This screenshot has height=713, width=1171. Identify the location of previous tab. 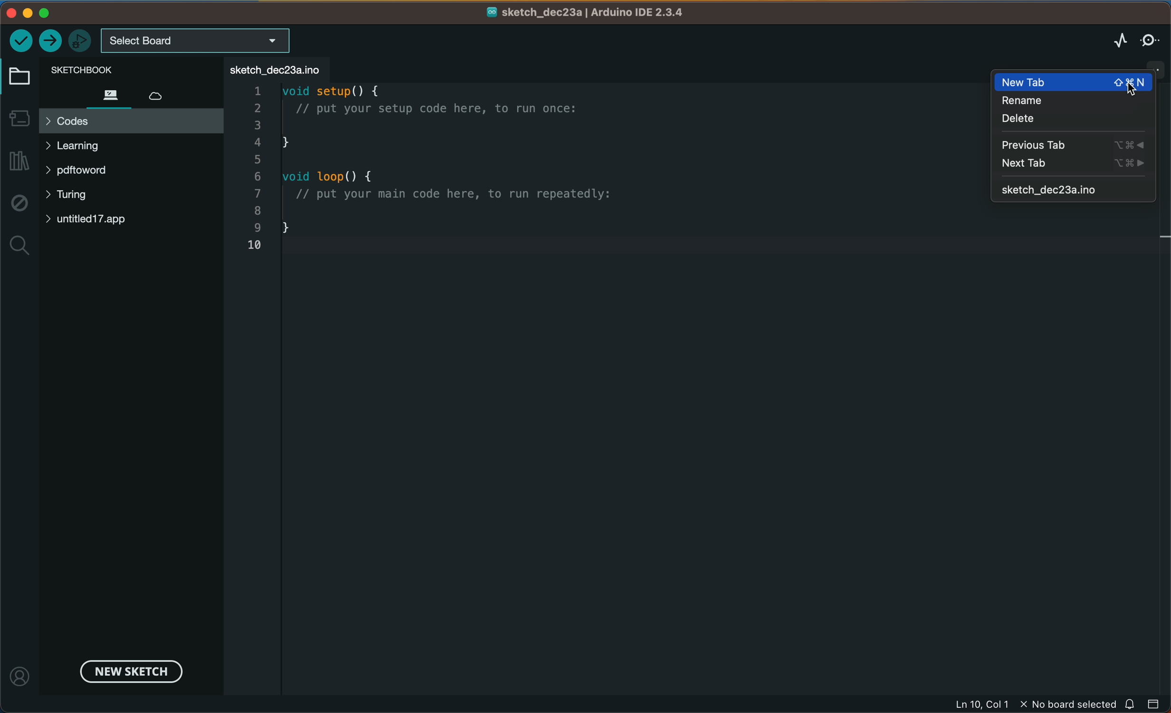
(1074, 144).